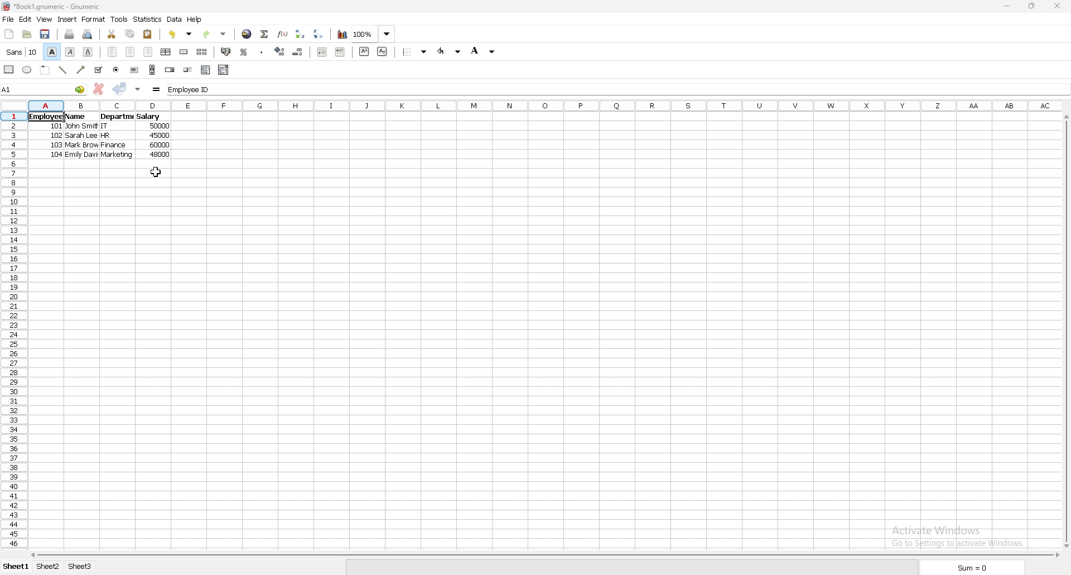  I want to click on border, so click(415, 52).